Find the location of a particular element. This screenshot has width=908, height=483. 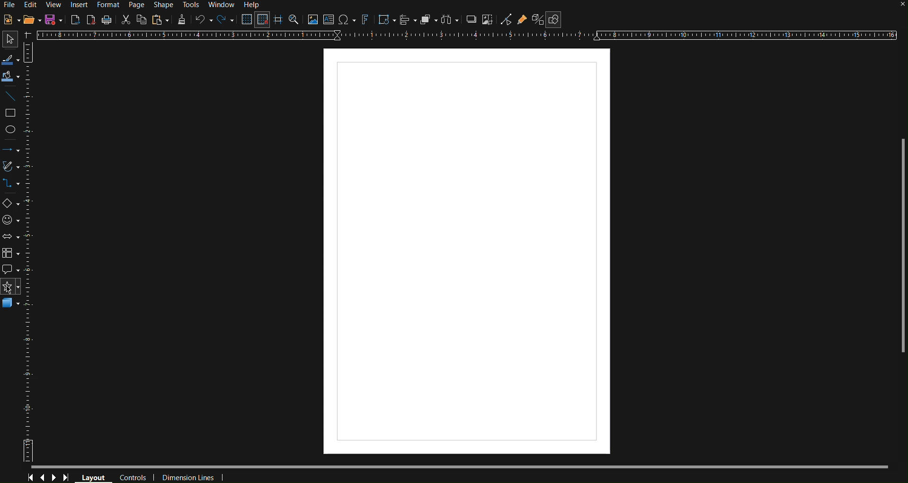

Redo is located at coordinates (224, 20).